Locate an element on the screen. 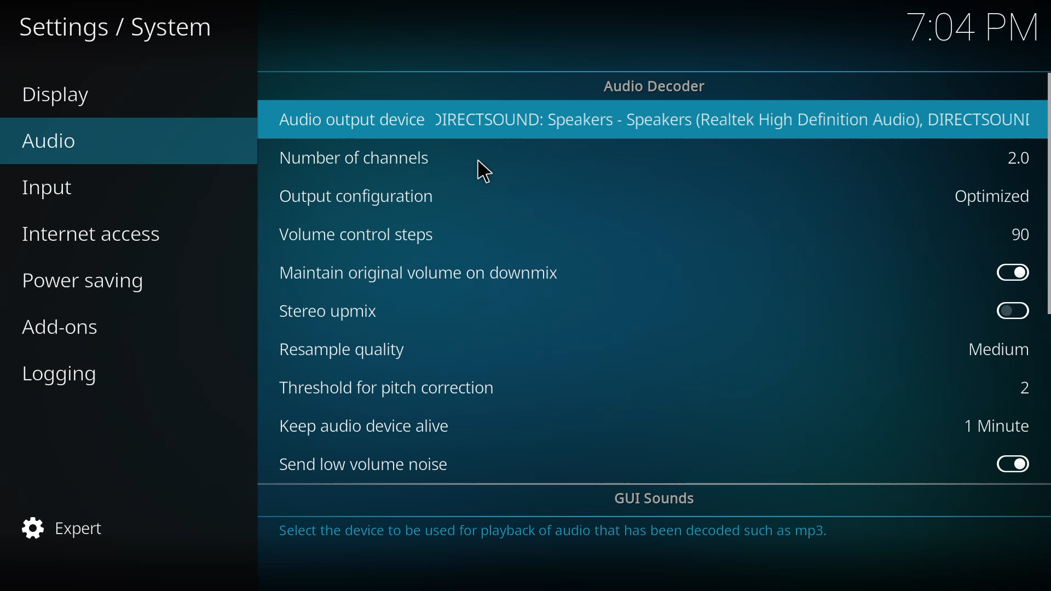 This screenshot has height=591, width=1051. display is located at coordinates (63, 96).